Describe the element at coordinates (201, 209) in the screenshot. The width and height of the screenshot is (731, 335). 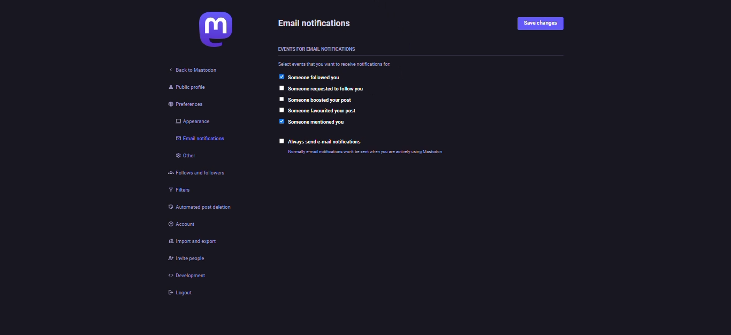
I see `automated post deletion` at that location.